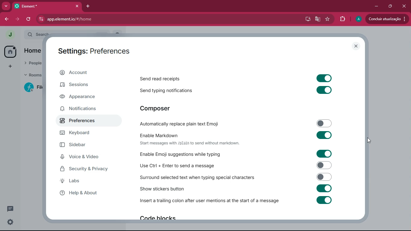 Image resolution: width=411 pixels, height=231 pixels. I want to click on google translate, so click(317, 19).